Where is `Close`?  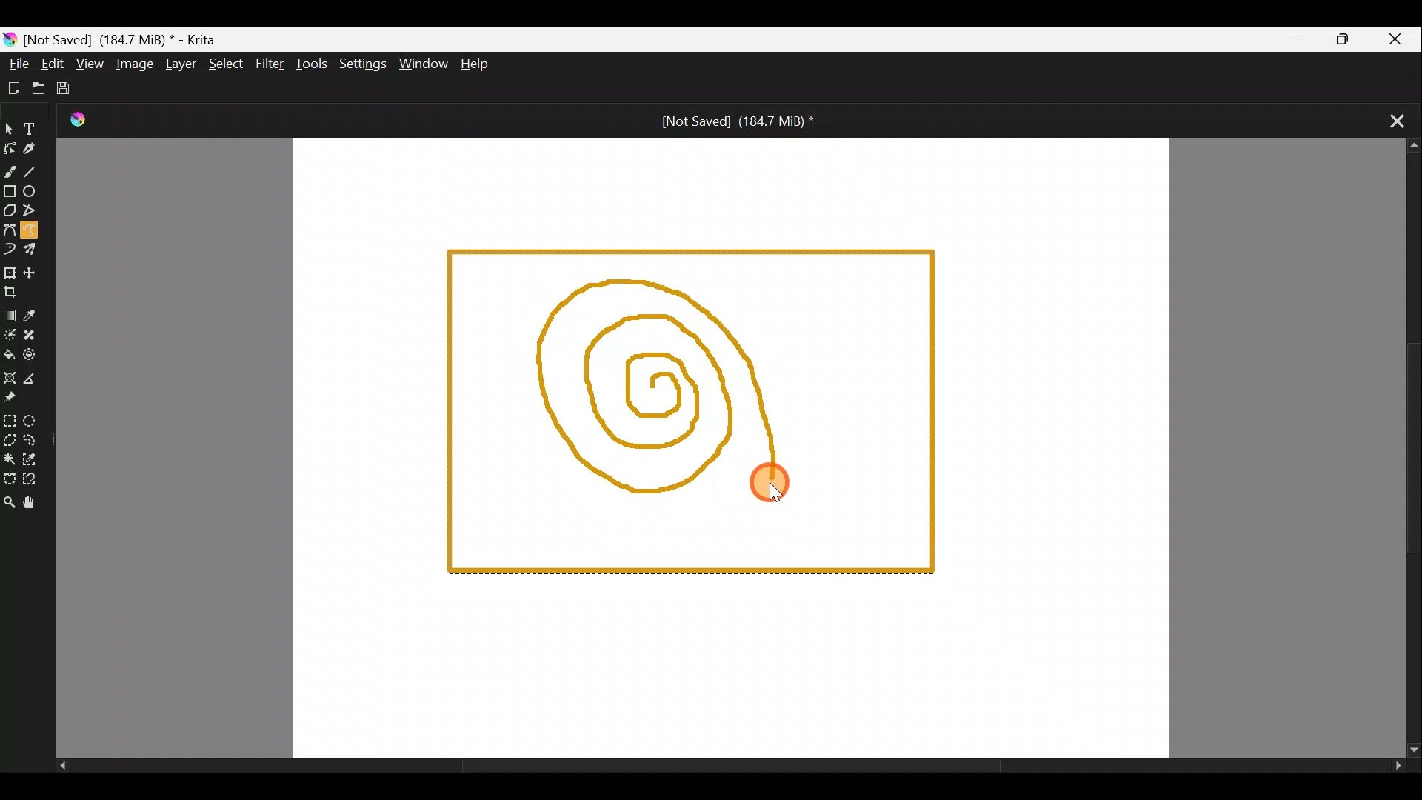 Close is located at coordinates (1396, 38).